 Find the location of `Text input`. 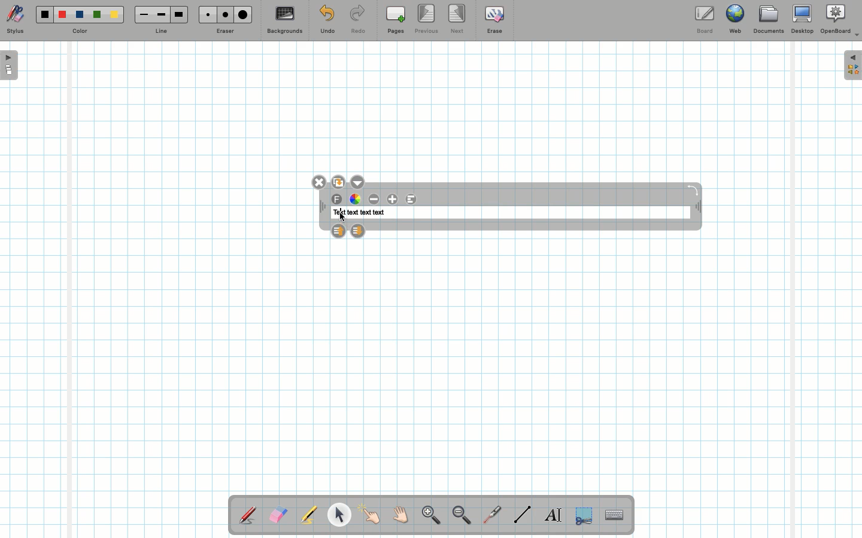

Text input is located at coordinates (615, 512).